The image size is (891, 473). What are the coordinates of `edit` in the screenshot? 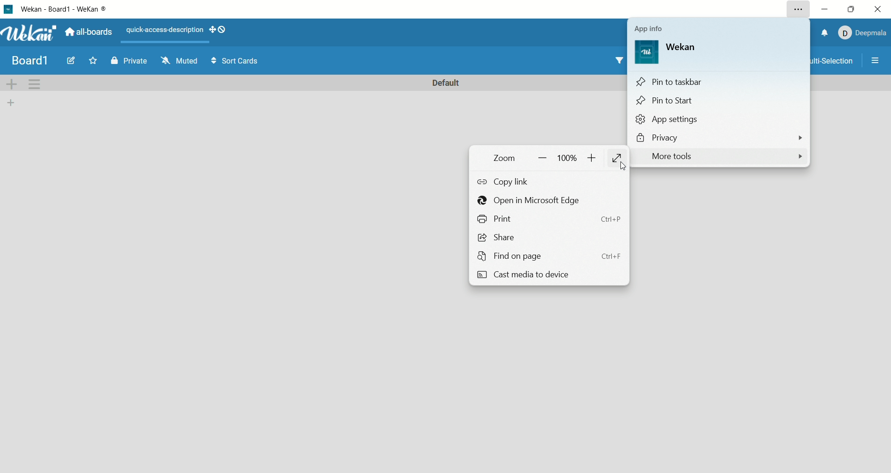 It's located at (73, 63).